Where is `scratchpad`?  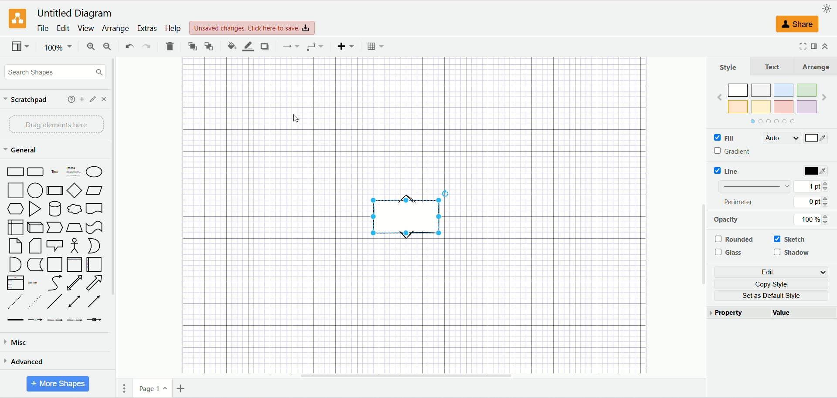
scratchpad is located at coordinates (26, 101).